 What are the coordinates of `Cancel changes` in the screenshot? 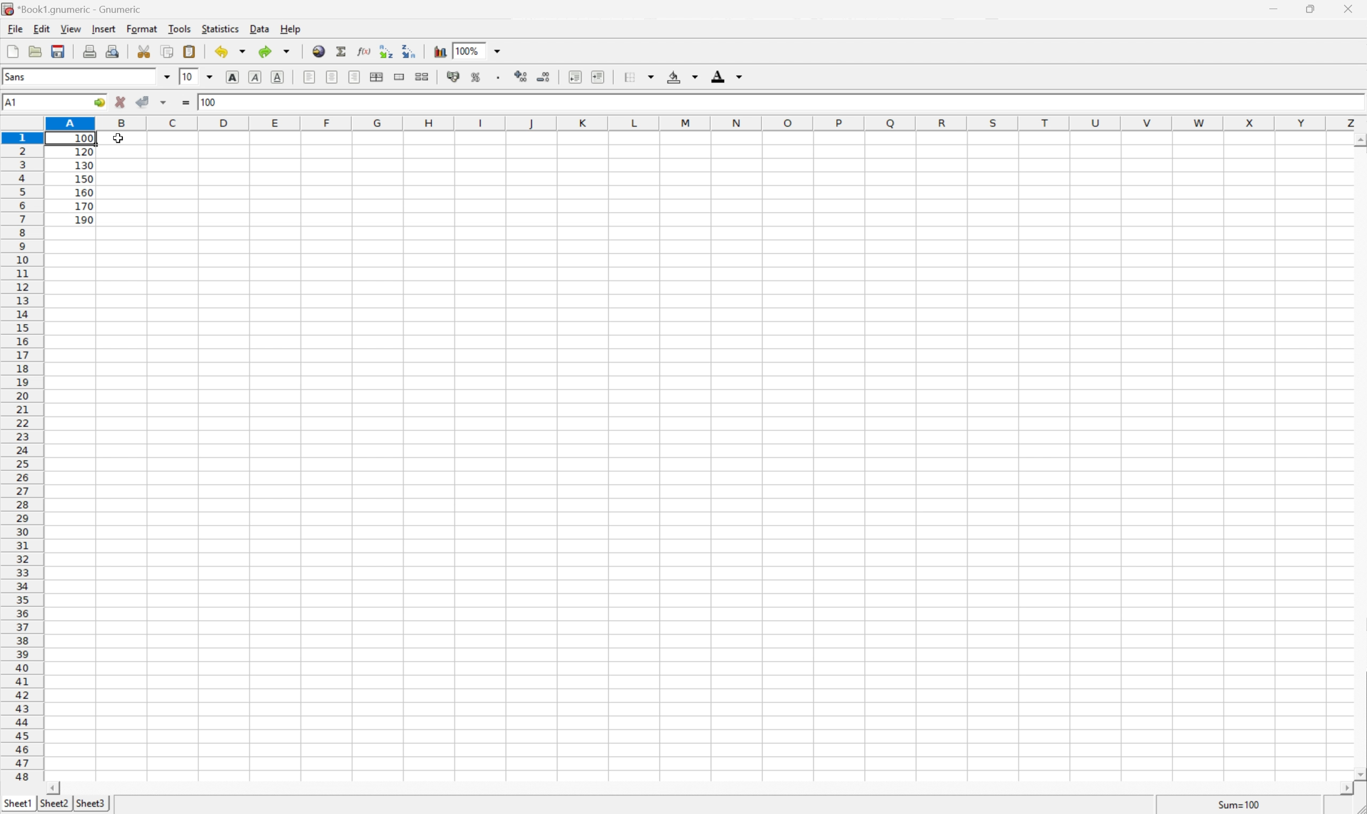 It's located at (123, 102).